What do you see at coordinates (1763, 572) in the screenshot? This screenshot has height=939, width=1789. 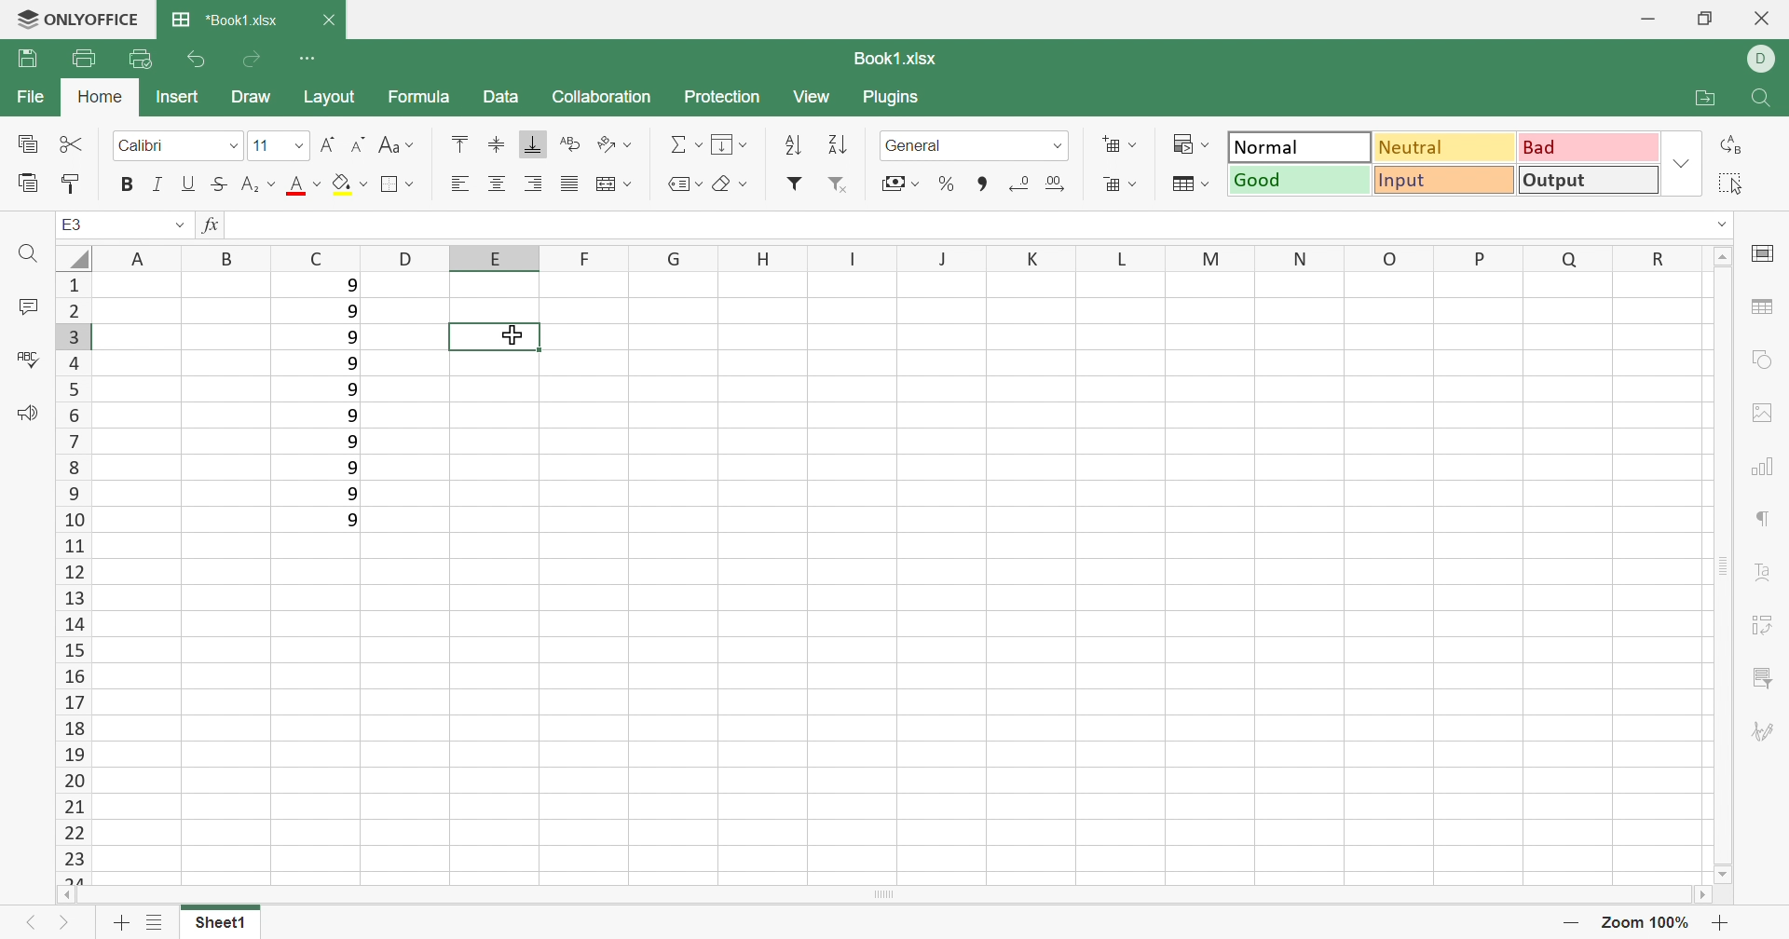 I see `Text Art settings` at bounding box center [1763, 572].